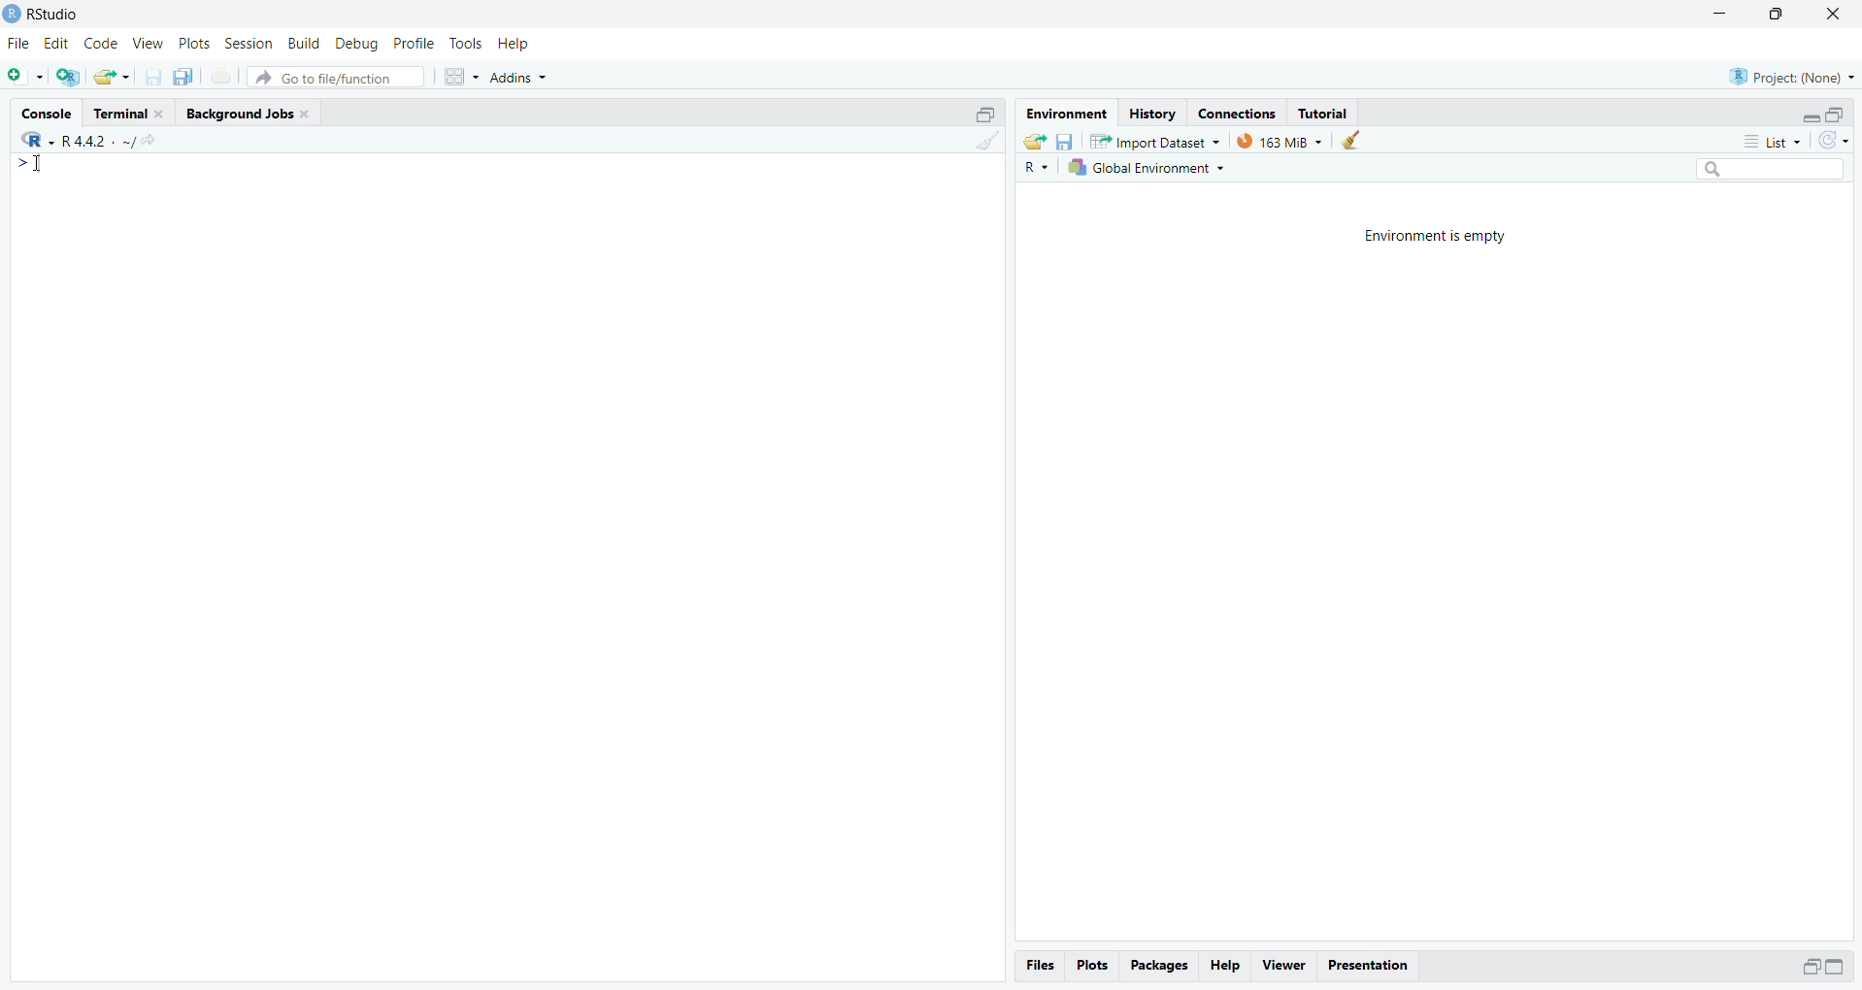  What do you see at coordinates (1156, 141) in the screenshot?
I see `Import Dataset` at bounding box center [1156, 141].